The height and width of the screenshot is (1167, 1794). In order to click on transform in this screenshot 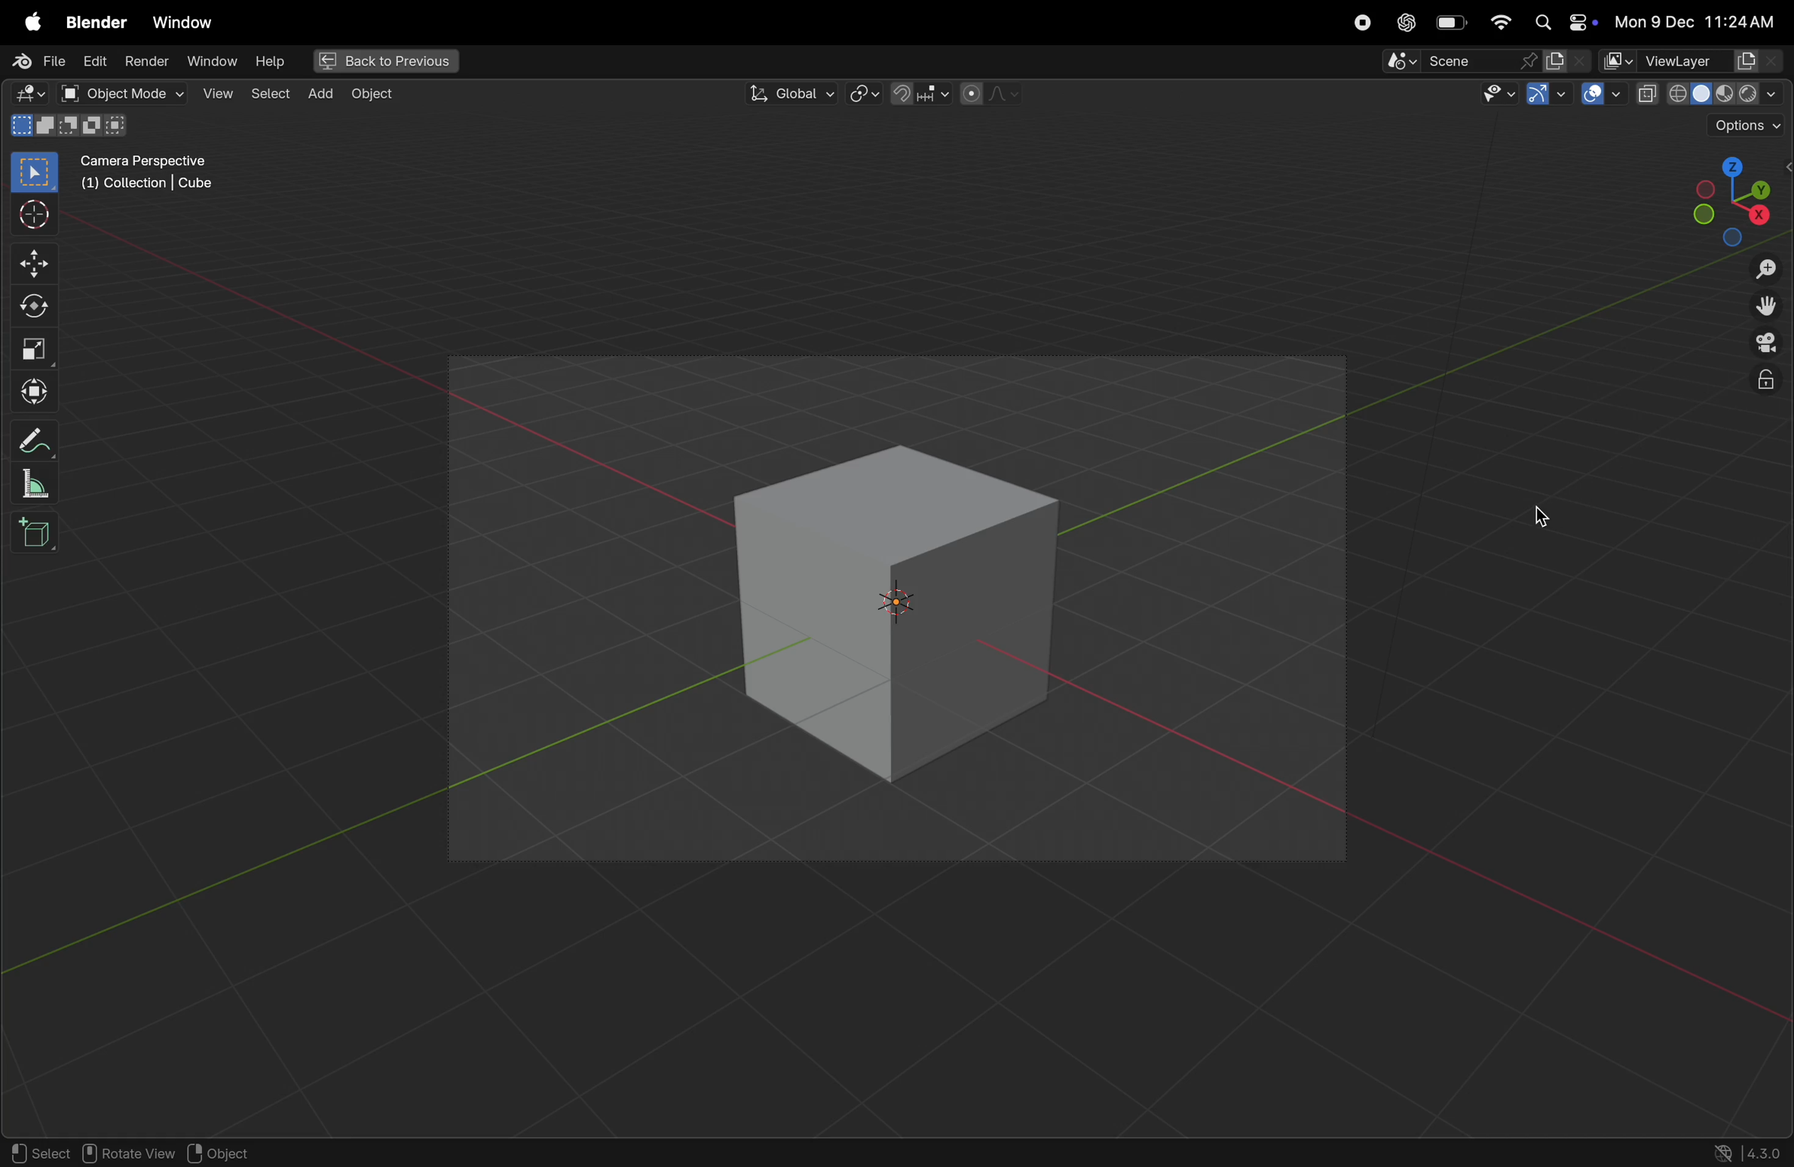, I will do `click(32, 393)`.